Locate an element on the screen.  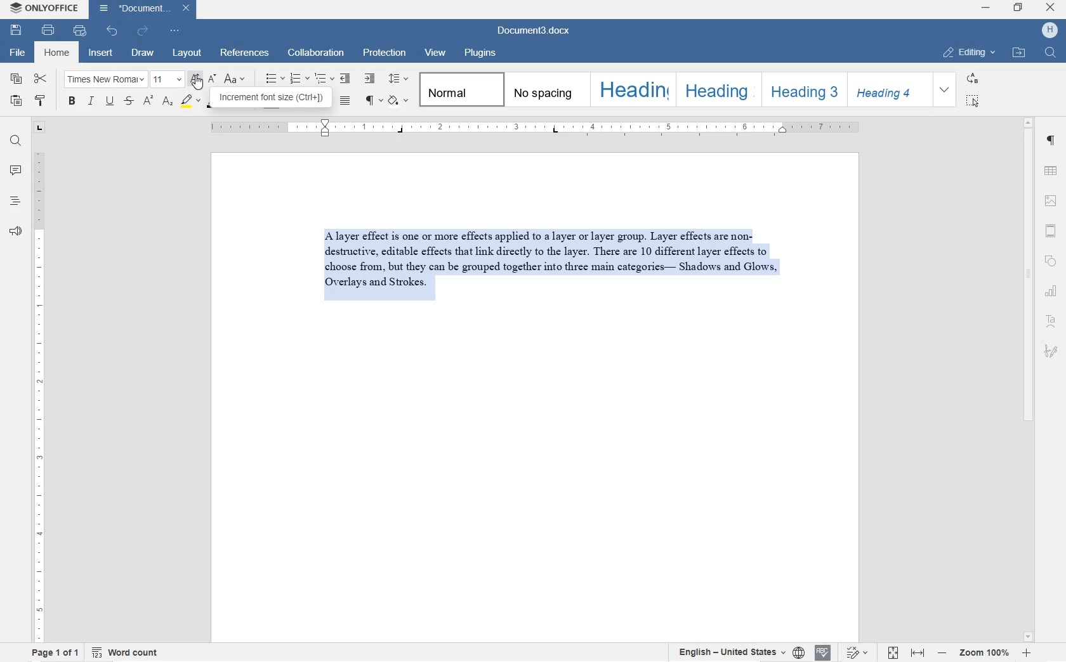
ONLYOFFICE is located at coordinates (43, 8).